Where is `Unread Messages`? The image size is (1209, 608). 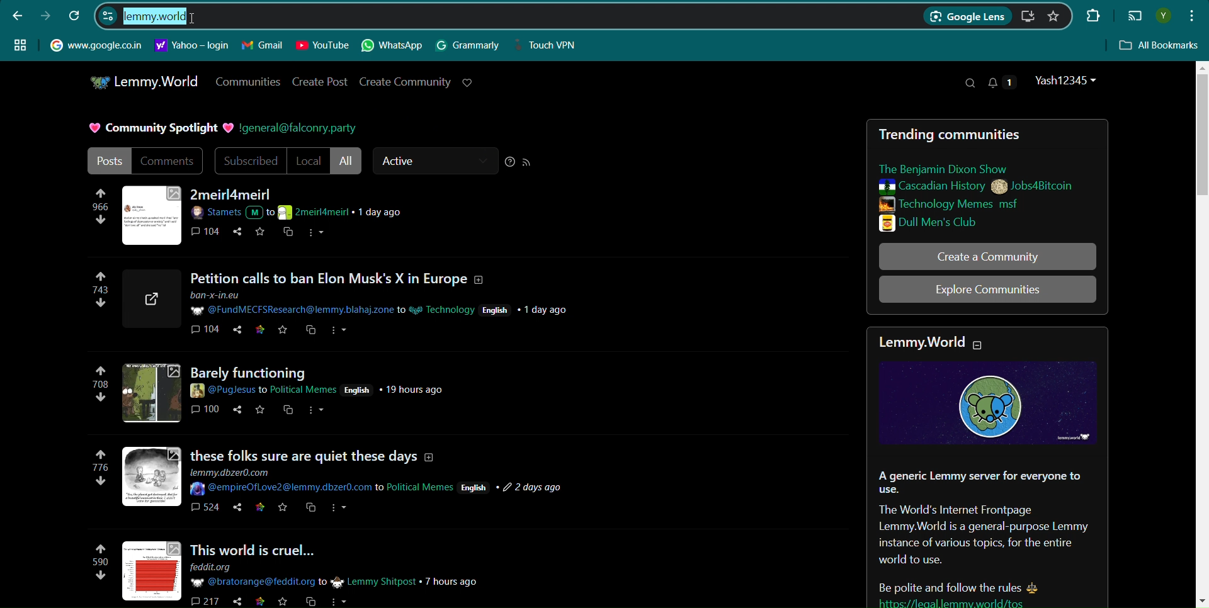 Unread Messages is located at coordinates (1002, 82).